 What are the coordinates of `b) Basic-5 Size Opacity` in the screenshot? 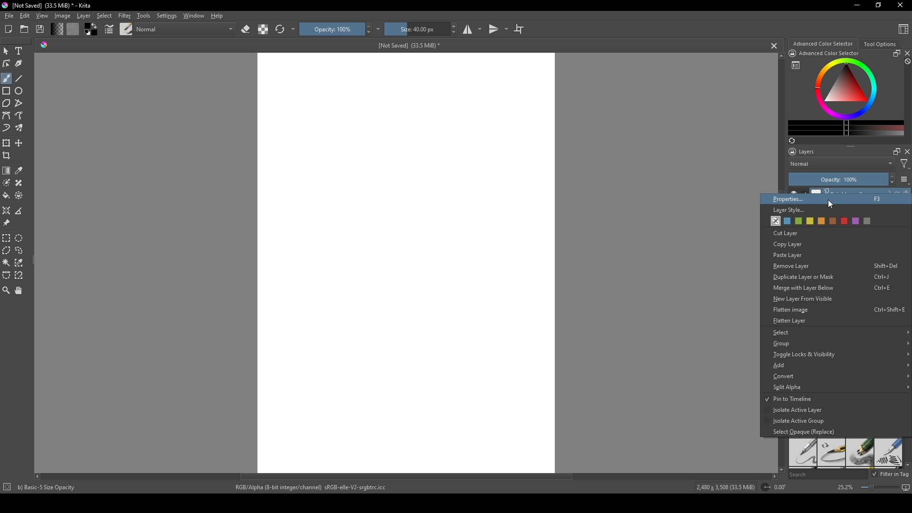 It's located at (48, 487).